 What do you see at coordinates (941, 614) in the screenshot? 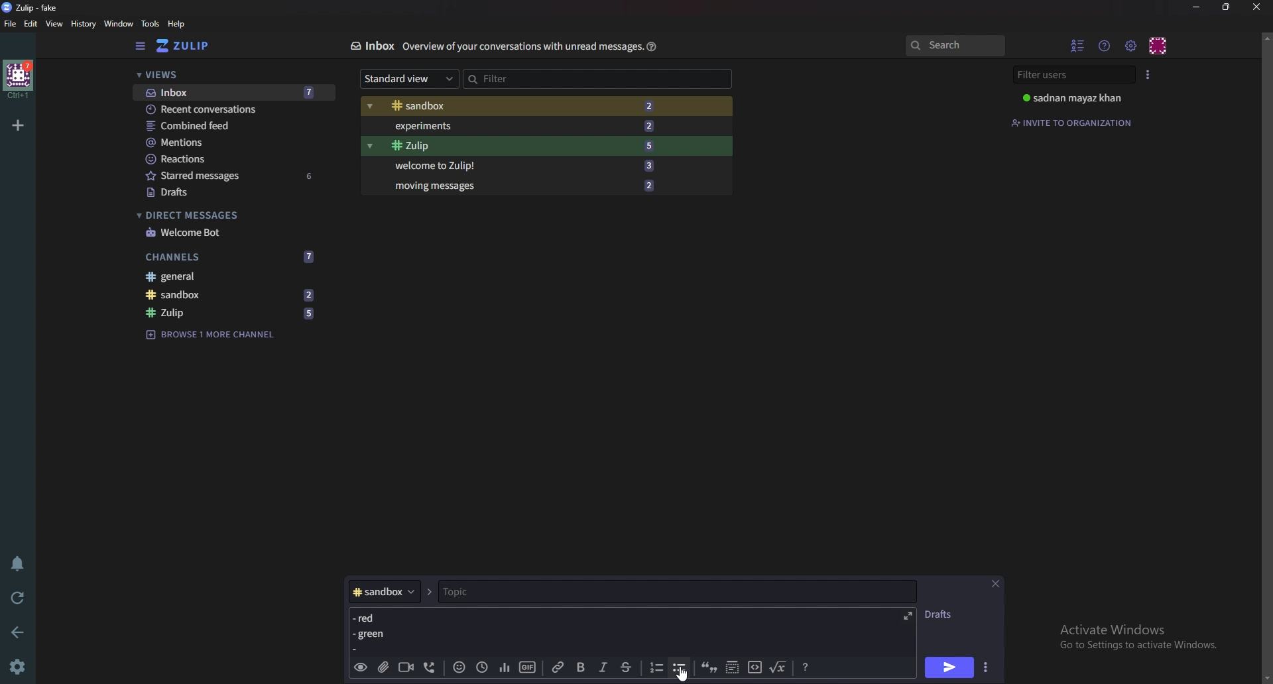
I see `Drafts` at bounding box center [941, 614].